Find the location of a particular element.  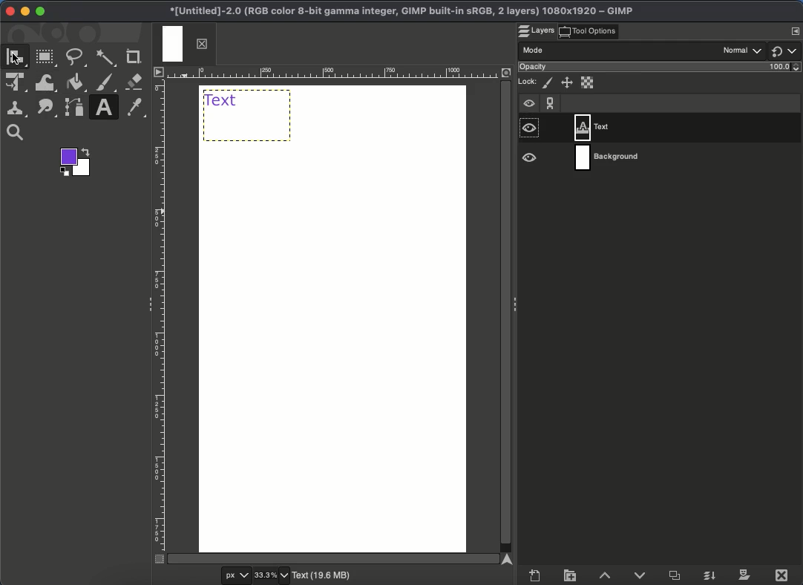

A is located at coordinates (18, 58).